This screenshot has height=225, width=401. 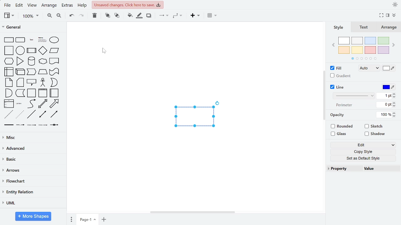 I want to click on zoom, so click(x=30, y=17).